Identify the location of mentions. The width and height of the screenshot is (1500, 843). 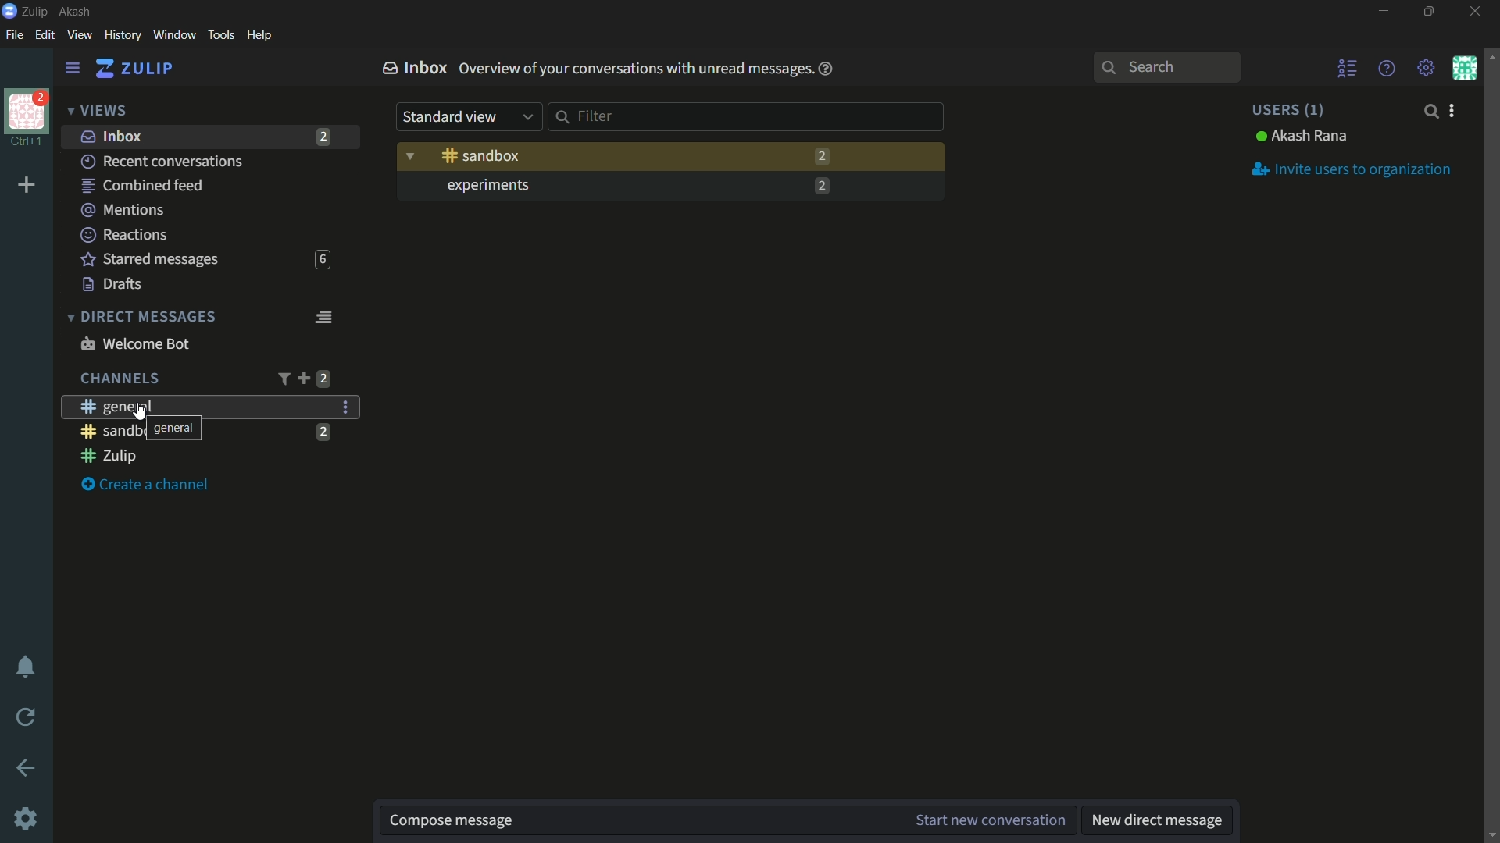
(125, 211).